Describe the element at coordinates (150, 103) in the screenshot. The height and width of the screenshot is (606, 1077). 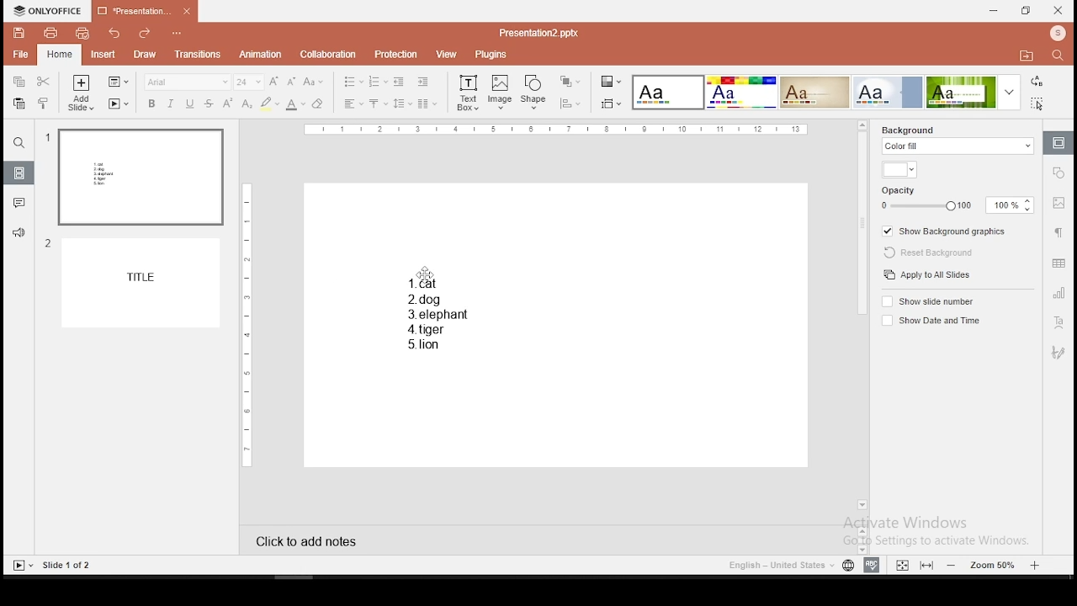
I see `bold` at that location.